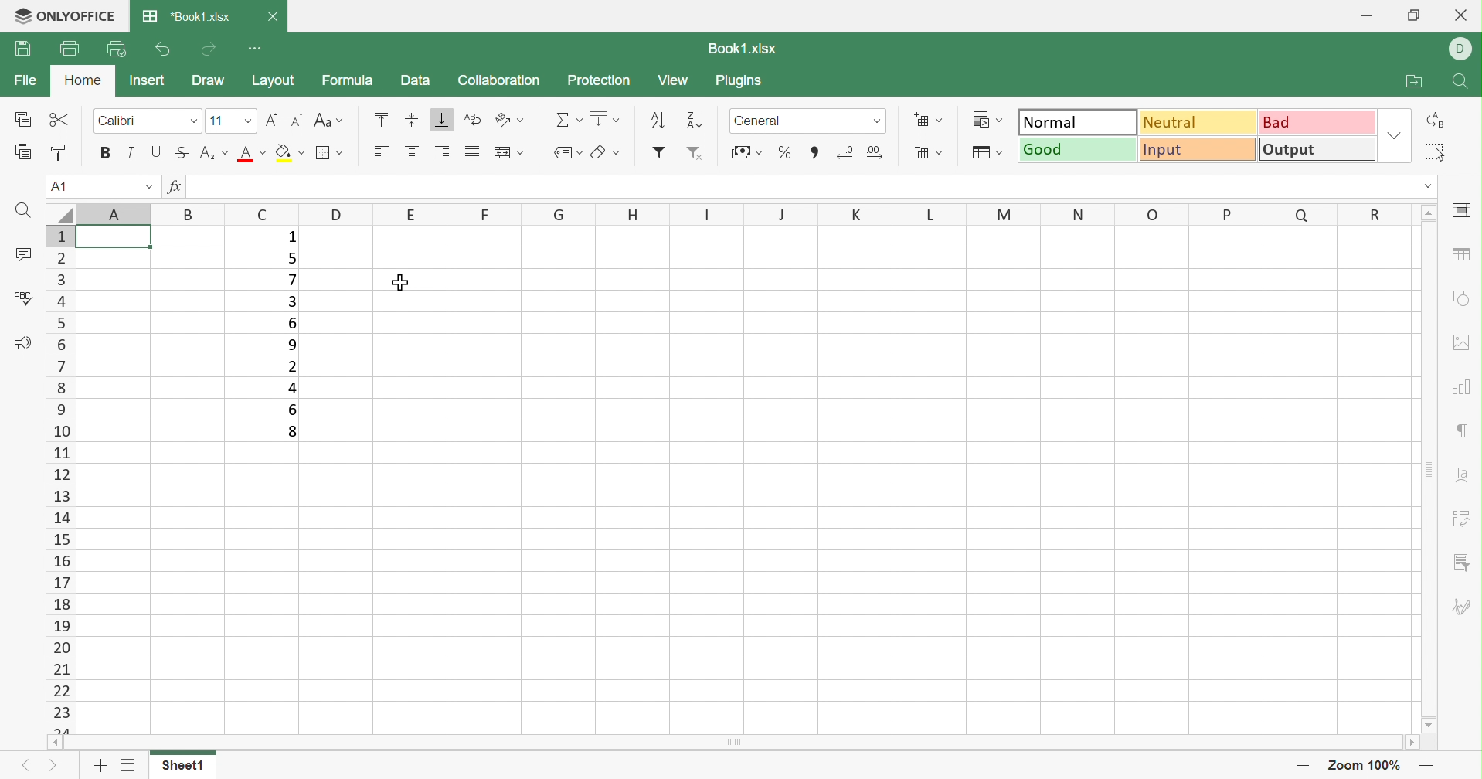 Image resolution: width=1482 pixels, height=779 pixels. I want to click on Pivot Table settings, so click(1462, 518).